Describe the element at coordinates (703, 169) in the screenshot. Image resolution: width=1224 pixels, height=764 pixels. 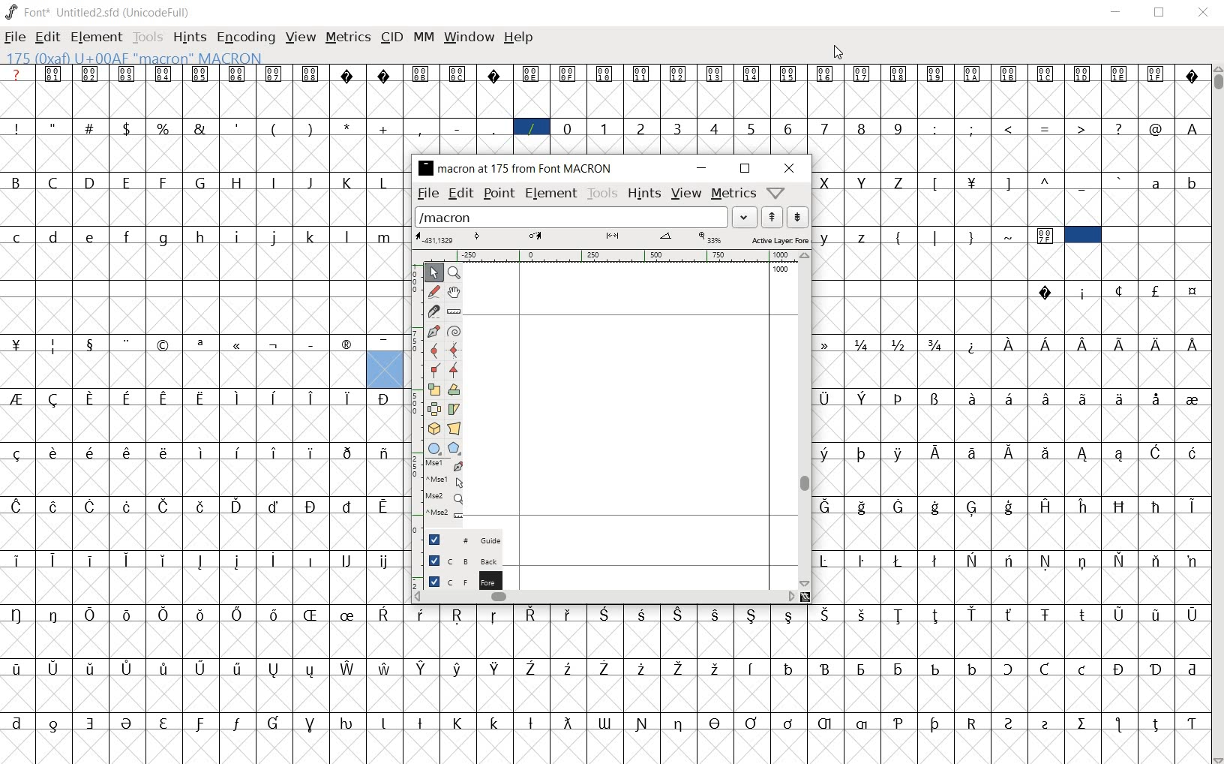
I see `minimize` at that location.